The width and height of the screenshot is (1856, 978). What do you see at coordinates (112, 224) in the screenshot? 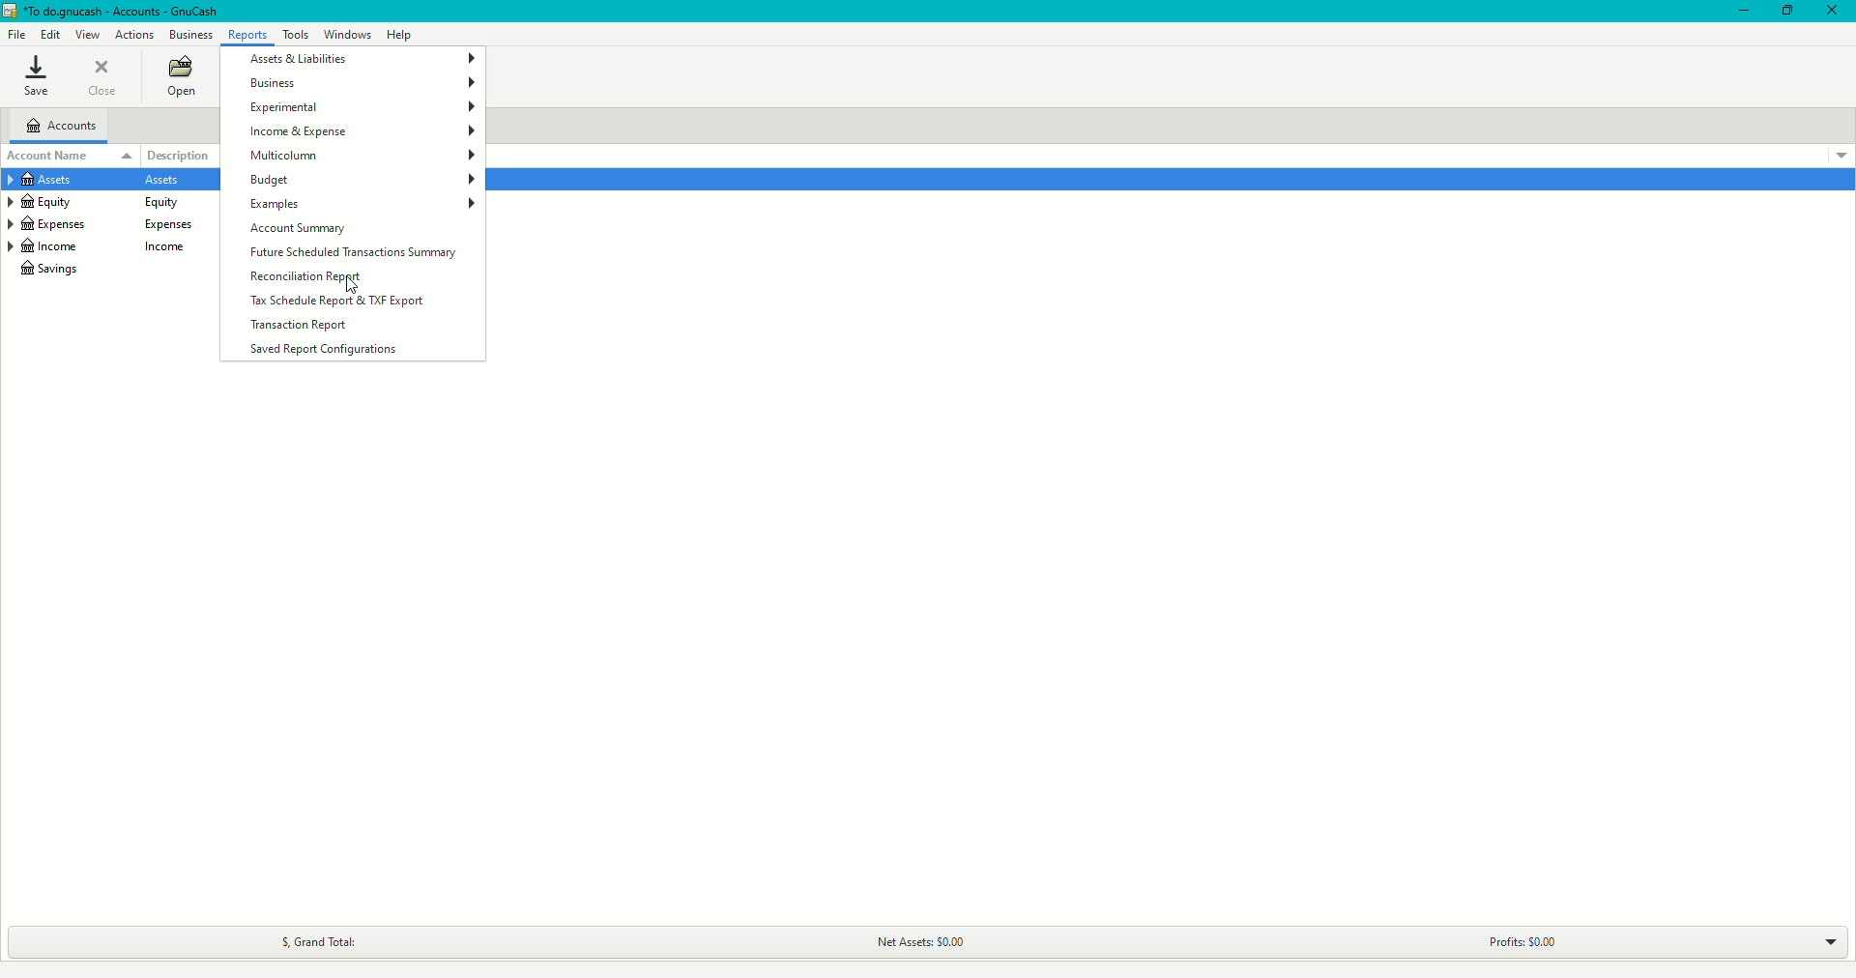
I see `Expenses` at bounding box center [112, 224].